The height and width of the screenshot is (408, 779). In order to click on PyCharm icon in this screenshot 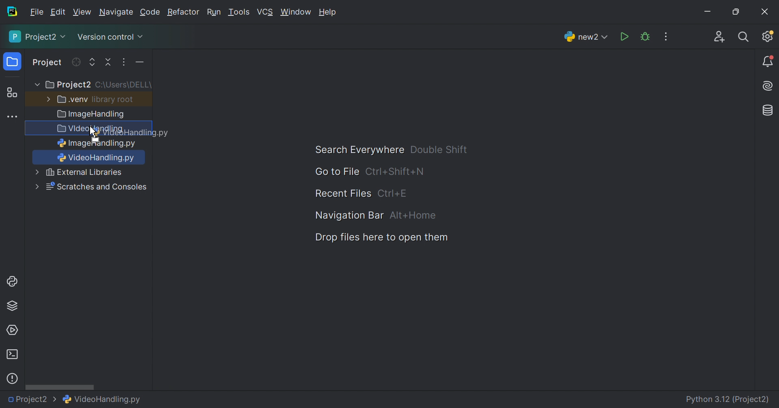, I will do `click(11, 12)`.